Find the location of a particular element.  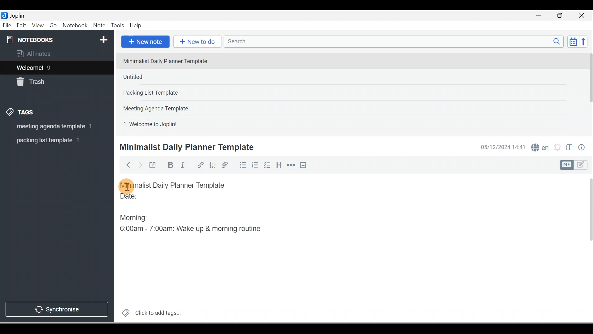

Trash is located at coordinates (45, 80).